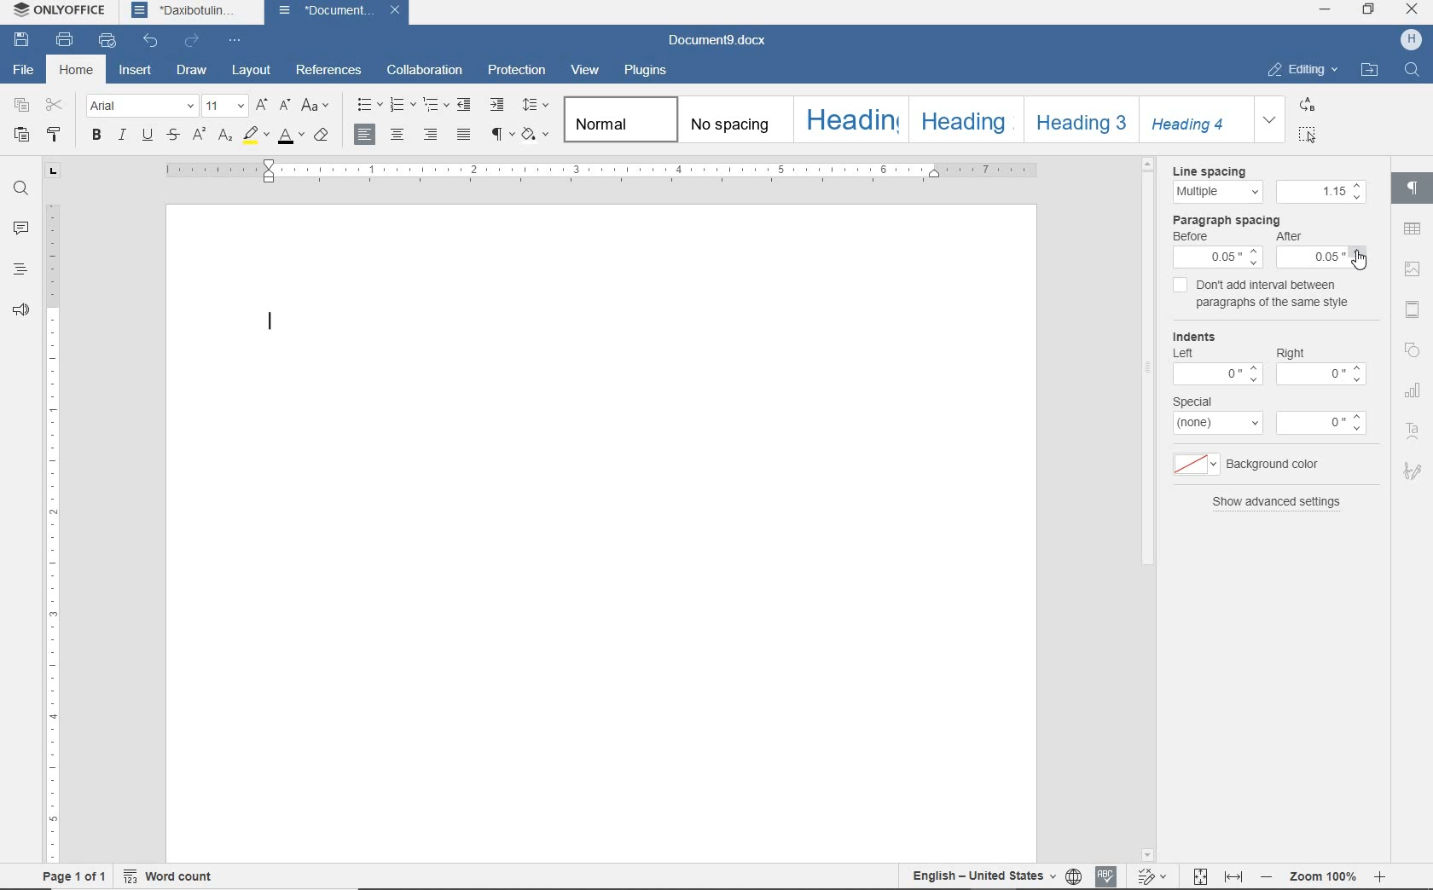  What do you see at coordinates (716, 41) in the screenshot?
I see `Document9.docx` at bounding box center [716, 41].